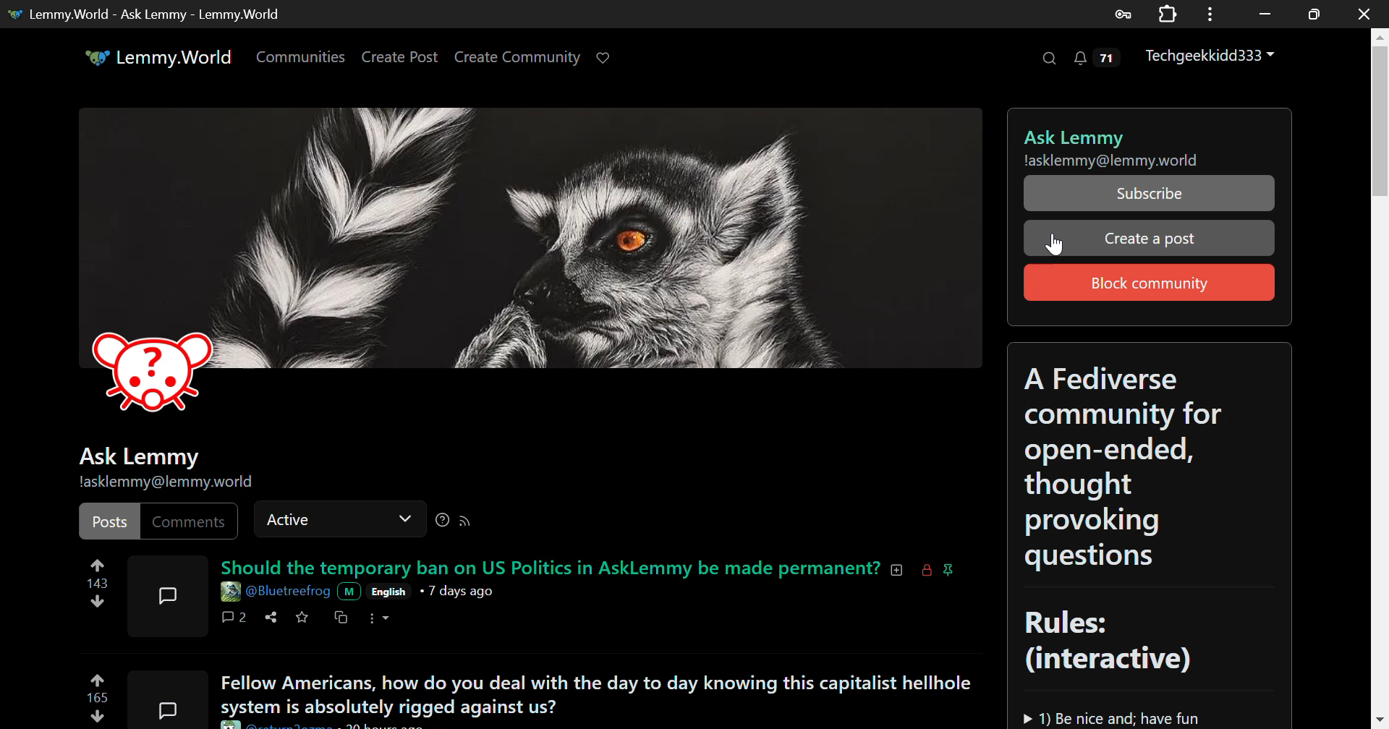 This screenshot has height=729, width=1389. I want to click on Scroll Bar, so click(1380, 371).